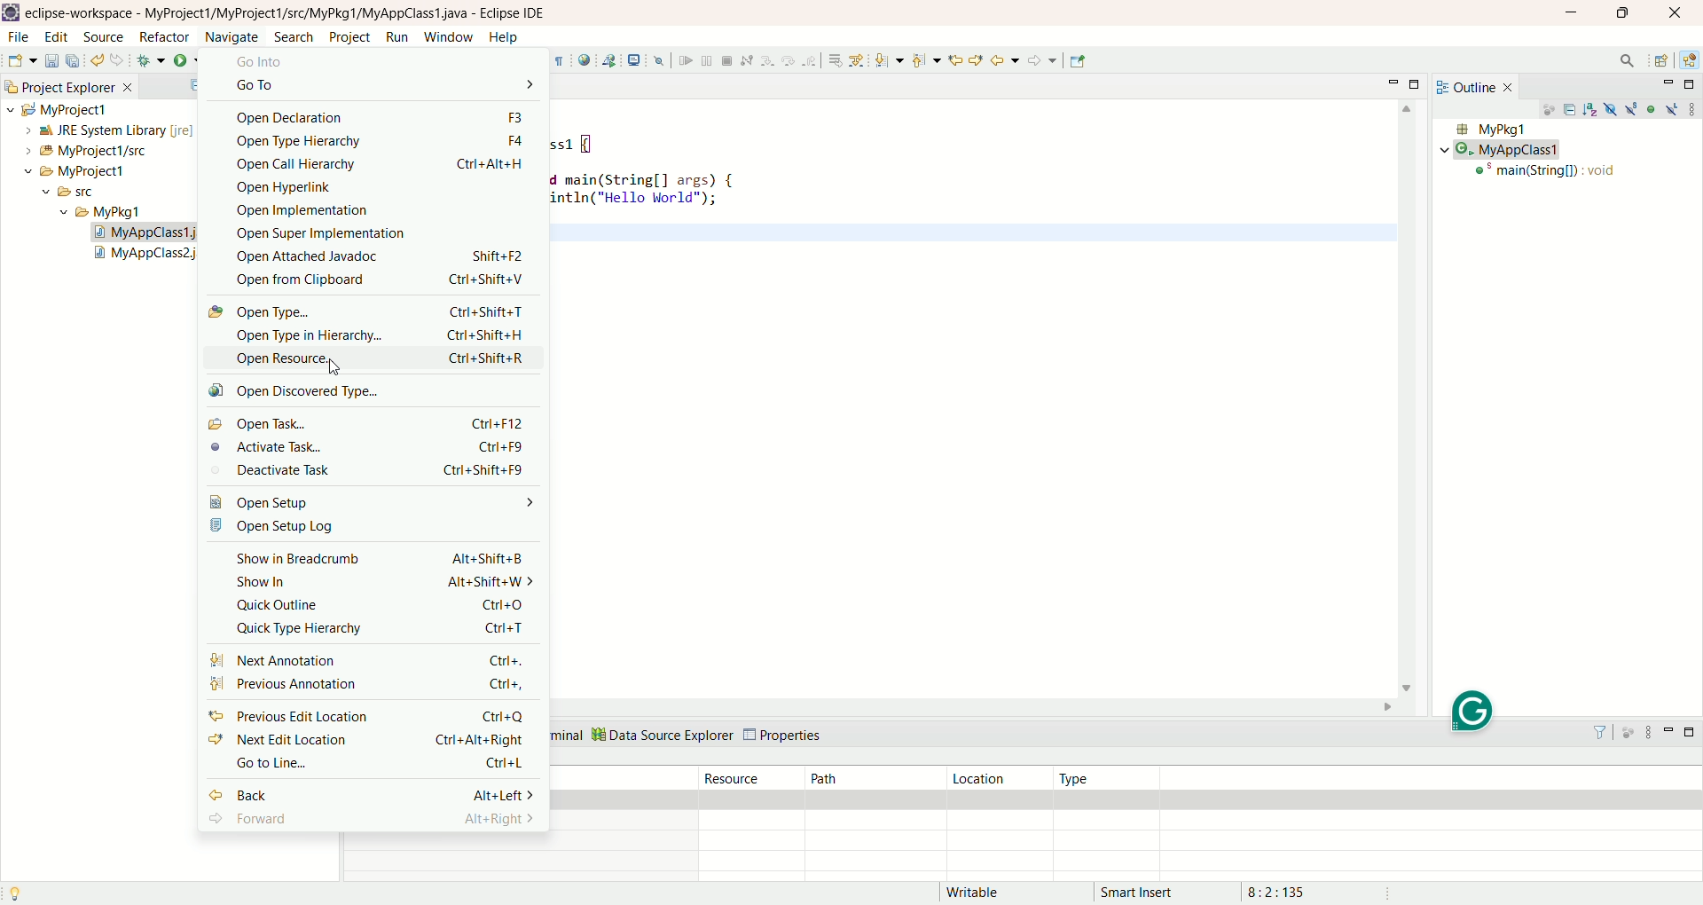 This screenshot has width=1703, height=905. Describe the element at coordinates (1628, 62) in the screenshot. I see `search` at that location.